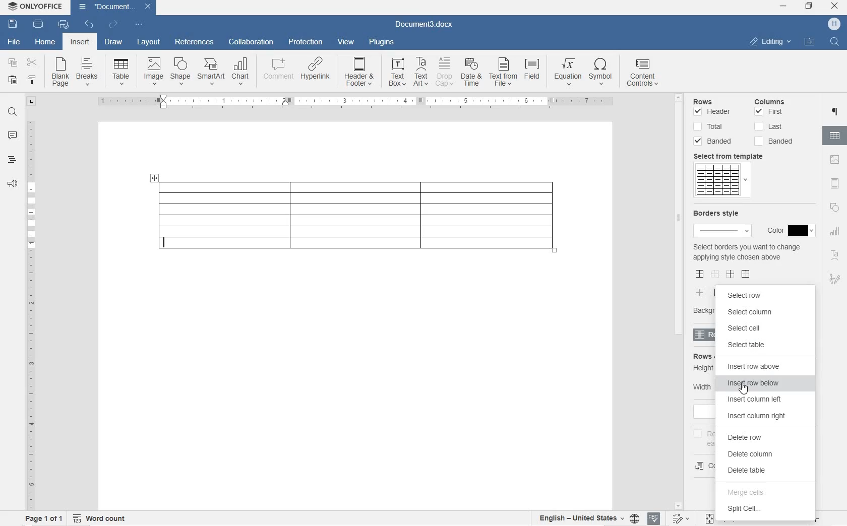  What do you see at coordinates (445, 72) in the screenshot?
I see `DROP CAP` at bounding box center [445, 72].